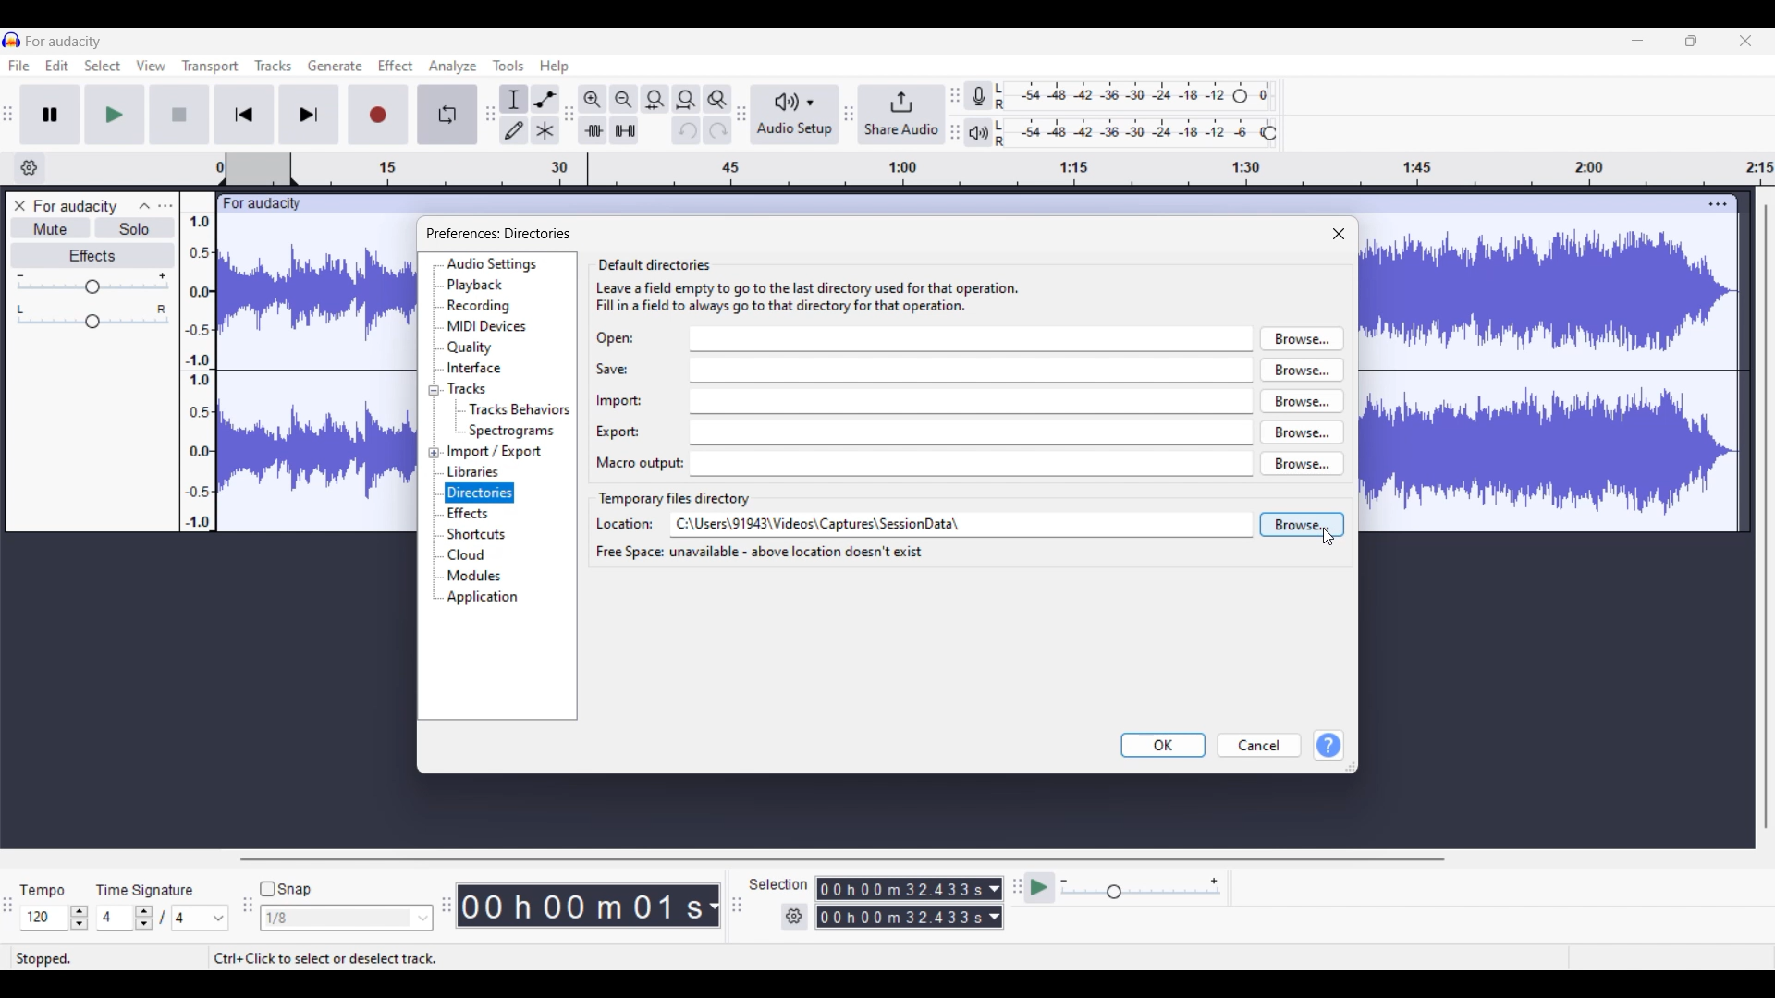 The width and height of the screenshot is (1775, 998). I want to click on Scale to measure track intensity, so click(198, 371).